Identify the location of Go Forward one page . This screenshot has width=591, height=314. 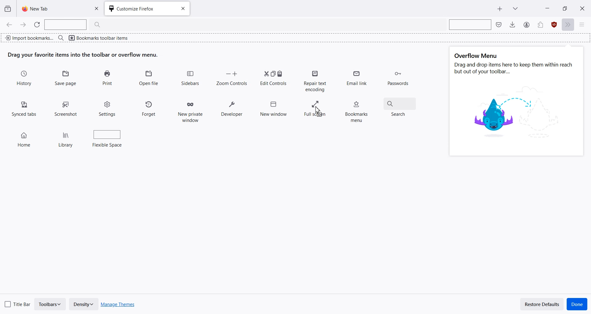
(24, 25).